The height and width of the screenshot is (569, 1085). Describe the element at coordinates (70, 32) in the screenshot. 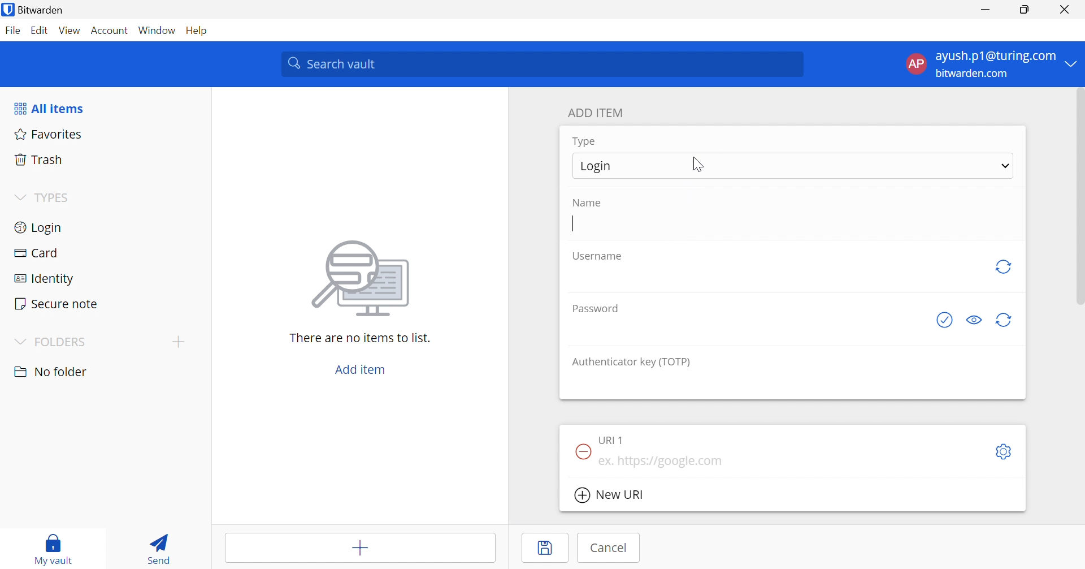

I see `View` at that location.